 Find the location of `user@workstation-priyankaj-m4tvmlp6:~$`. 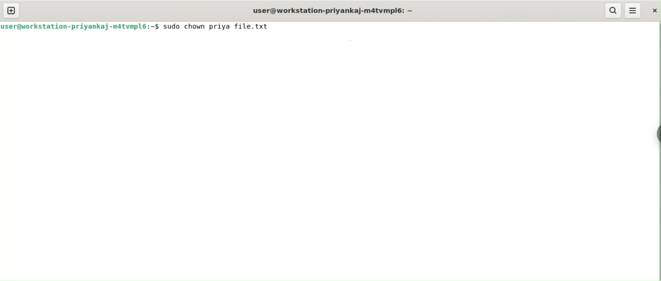

user@workstation-priyankaj-m4tvmlp6:~$ is located at coordinates (81, 26).